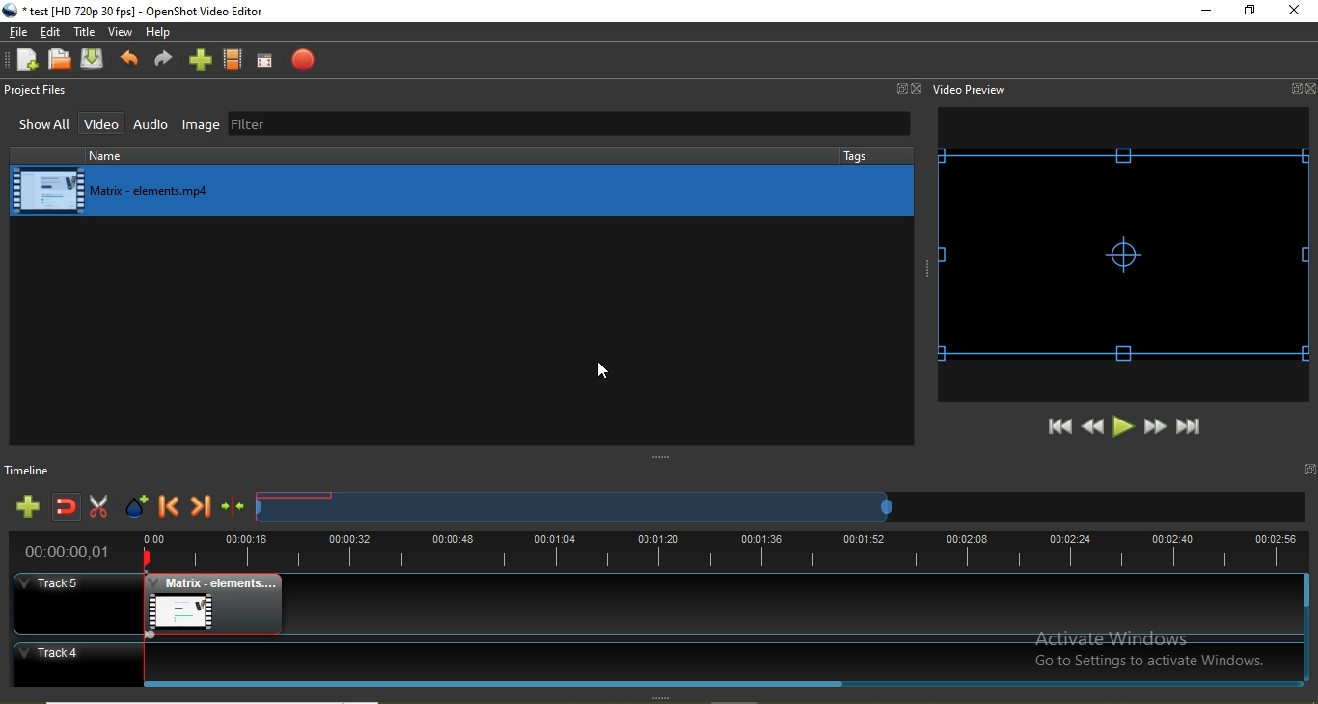 This screenshot has width=1318, height=704. I want to click on Track, so click(647, 659).